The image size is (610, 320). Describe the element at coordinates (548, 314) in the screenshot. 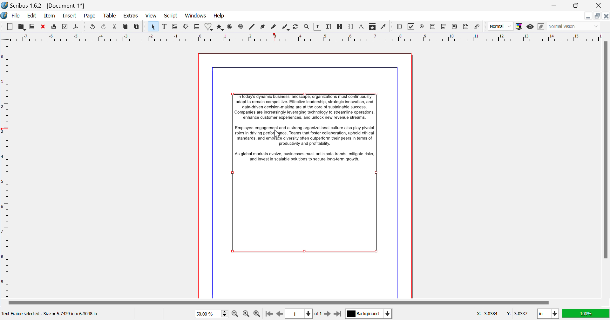

I see `Meausrement Units` at that location.